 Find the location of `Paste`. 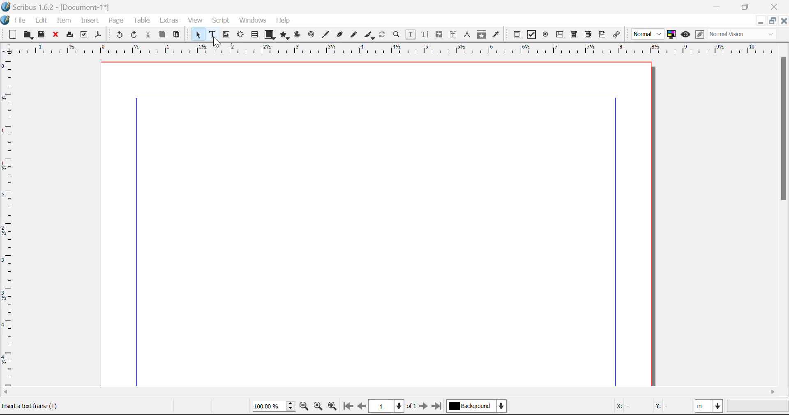

Paste is located at coordinates (177, 35).